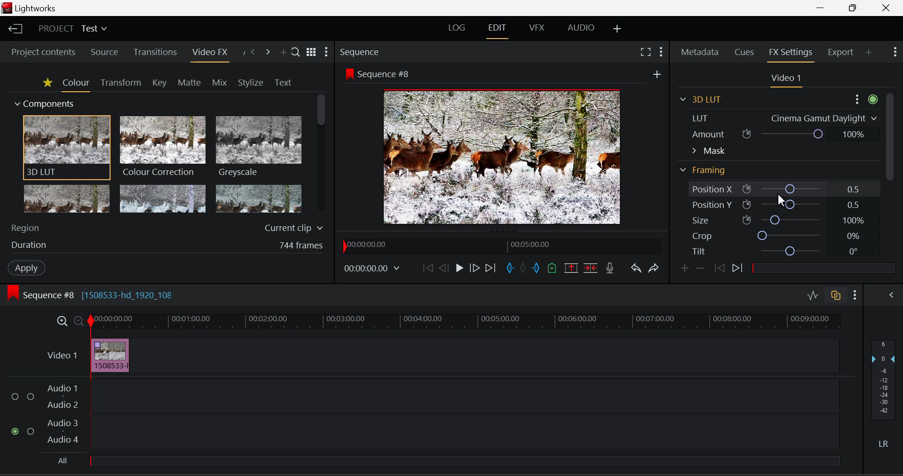 This screenshot has width=903, height=476. What do you see at coordinates (500, 246) in the screenshot?
I see `Project Timeline Navigator` at bounding box center [500, 246].